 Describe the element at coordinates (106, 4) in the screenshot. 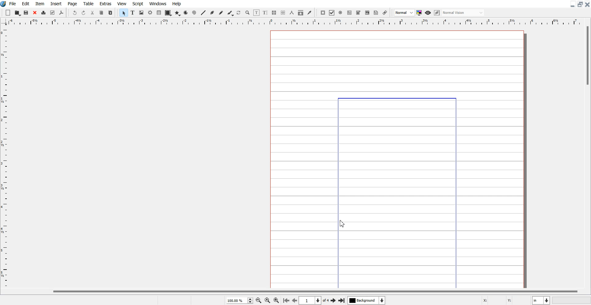

I see `Extras` at that location.